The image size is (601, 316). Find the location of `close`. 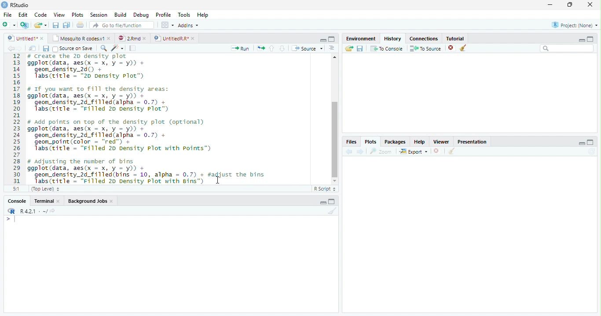

close is located at coordinates (590, 4).